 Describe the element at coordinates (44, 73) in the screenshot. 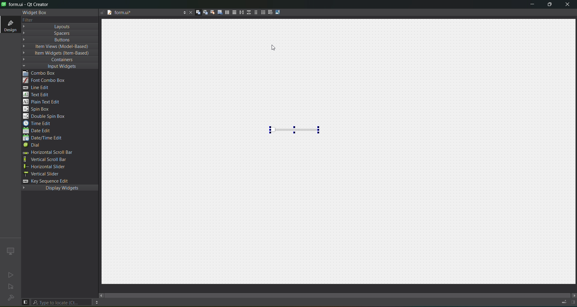

I see `combo box` at that location.